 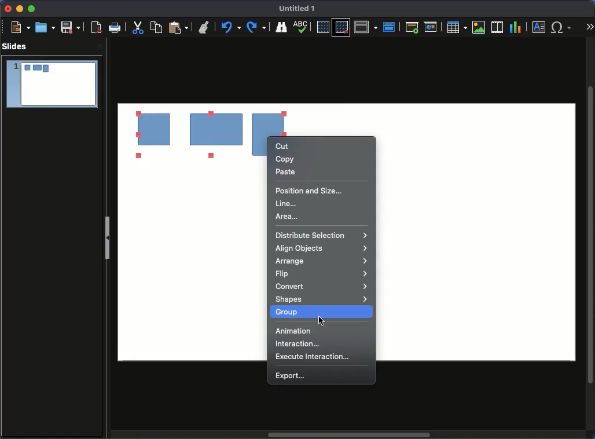 I want to click on Table, so click(x=457, y=27).